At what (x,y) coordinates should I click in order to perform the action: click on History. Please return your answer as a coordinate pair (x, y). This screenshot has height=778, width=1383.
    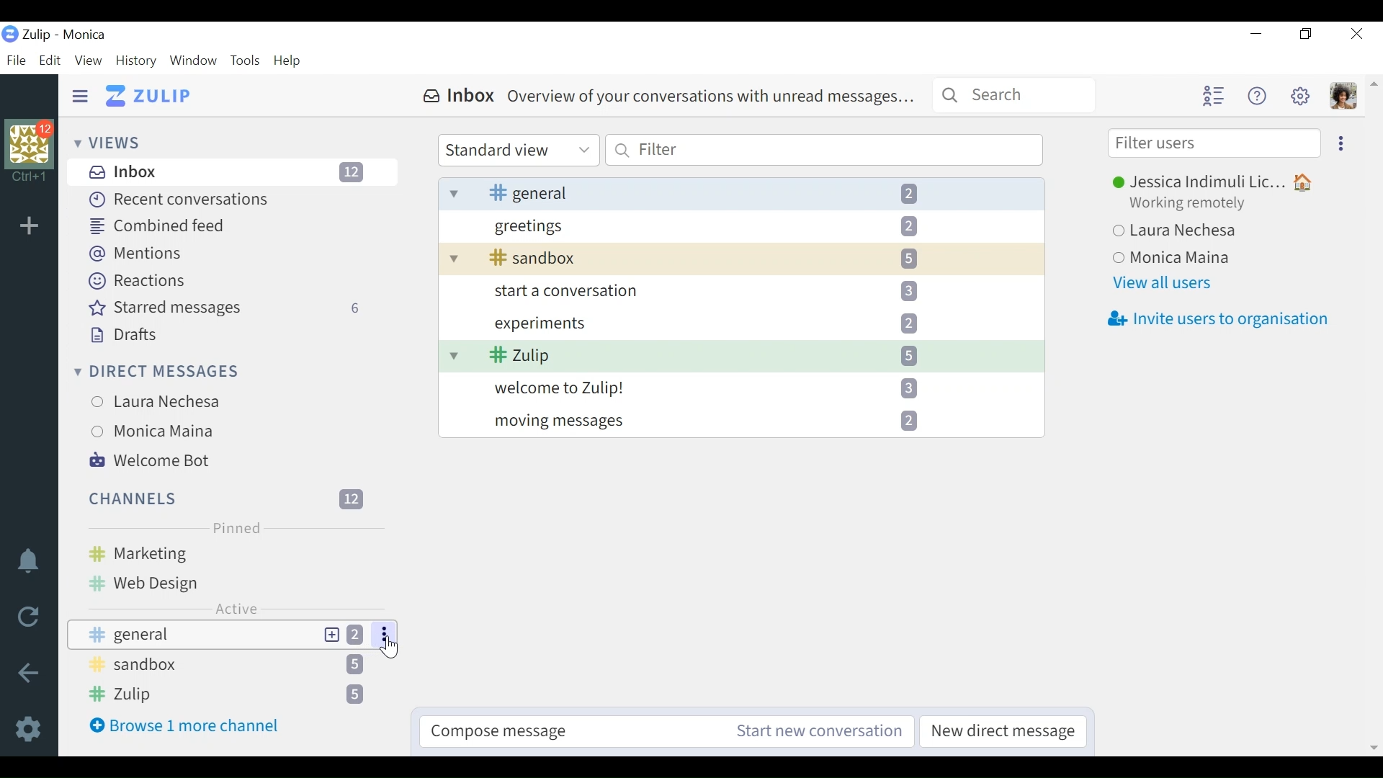
    Looking at the image, I should click on (137, 61).